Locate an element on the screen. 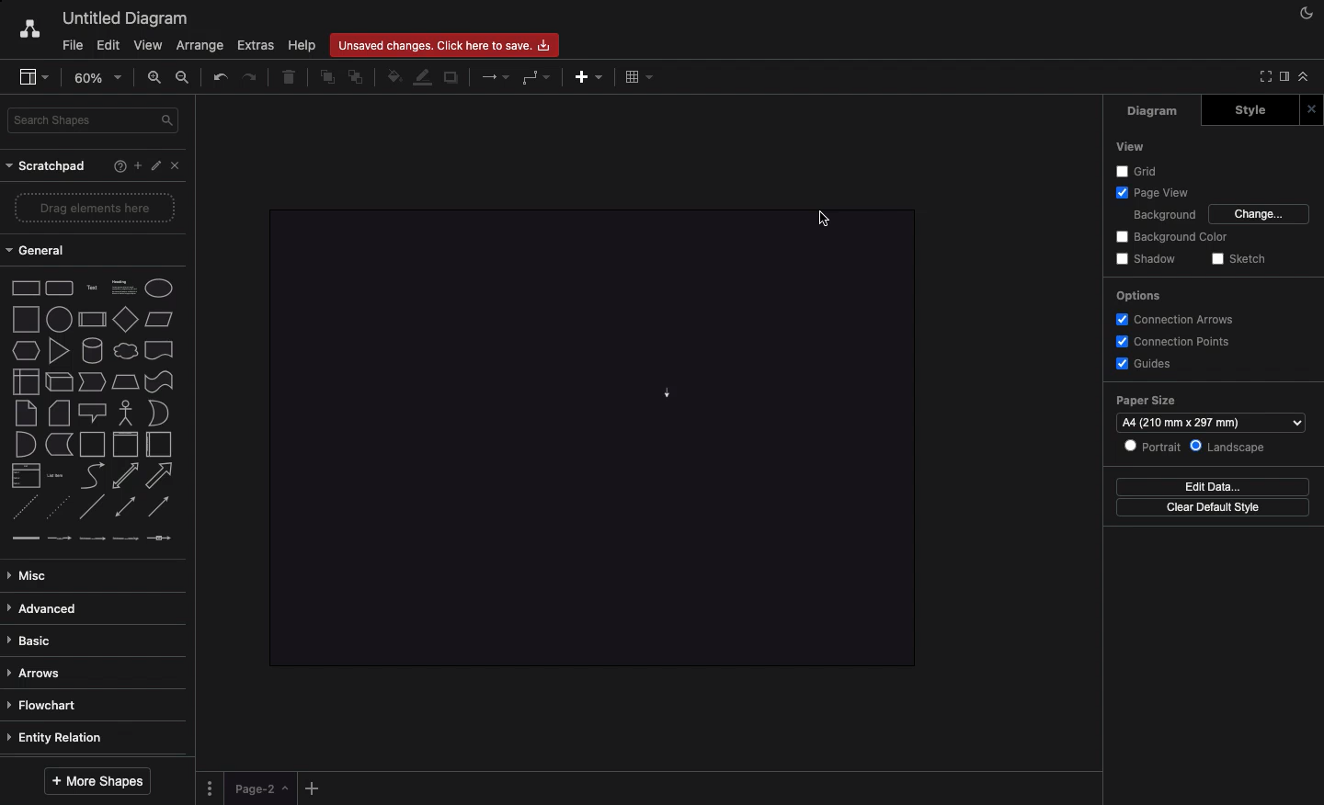 The width and height of the screenshot is (1324, 805). Collapse is located at coordinates (1304, 75).